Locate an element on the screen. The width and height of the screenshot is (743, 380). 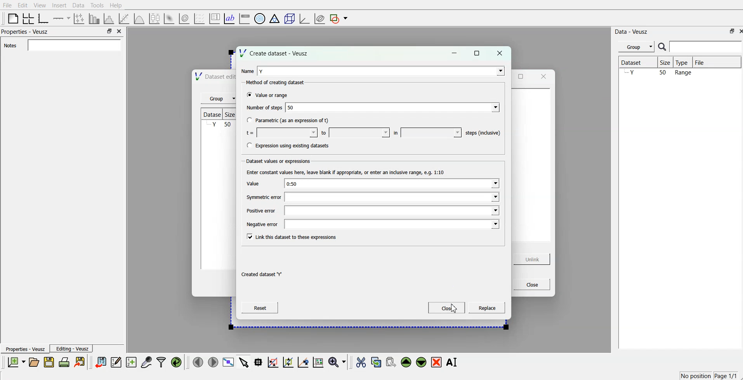
read the data points is located at coordinates (260, 363).